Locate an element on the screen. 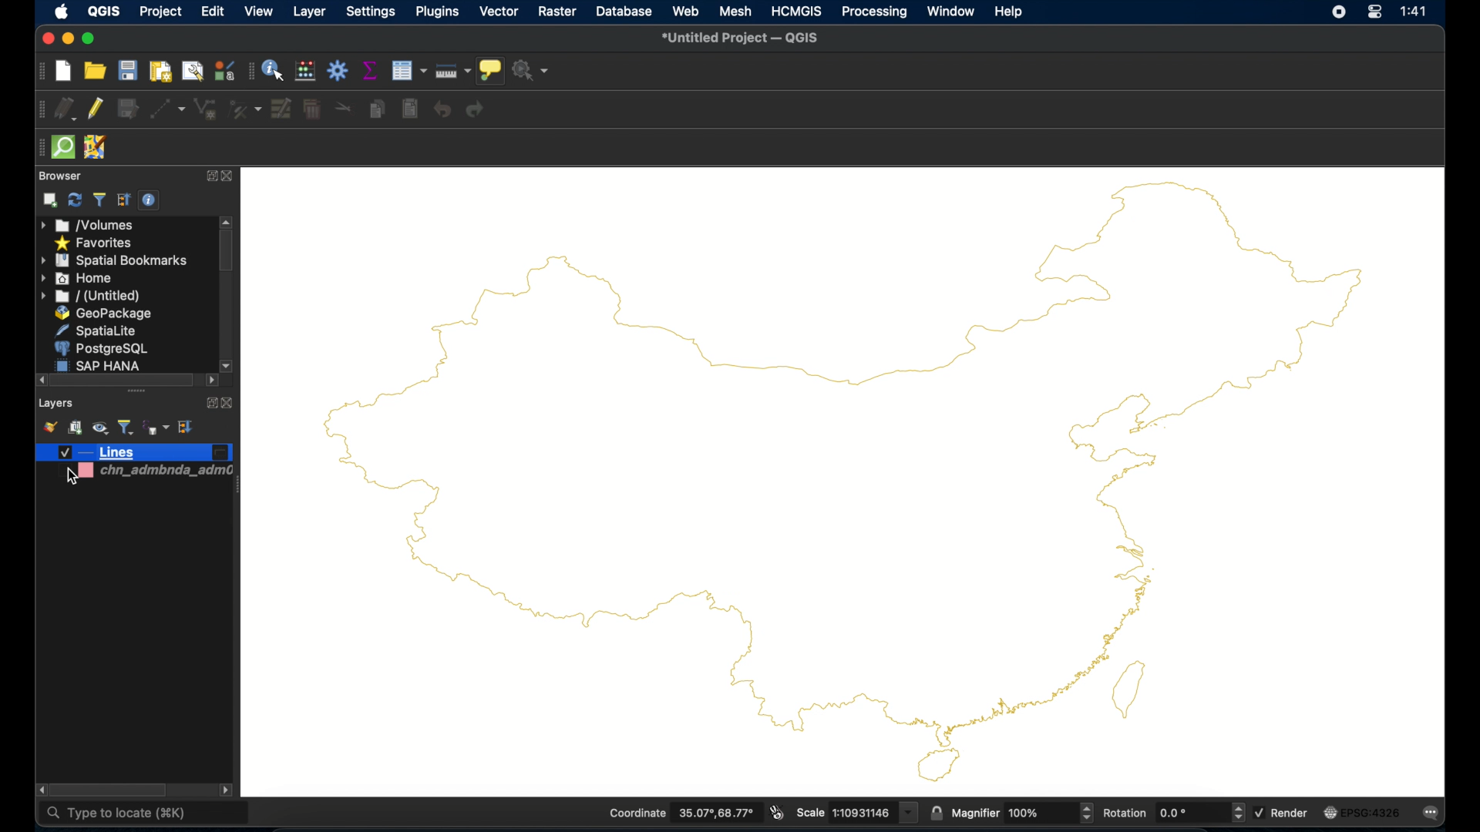 The height and width of the screenshot is (832, 1480). apple icon is located at coordinates (62, 12).